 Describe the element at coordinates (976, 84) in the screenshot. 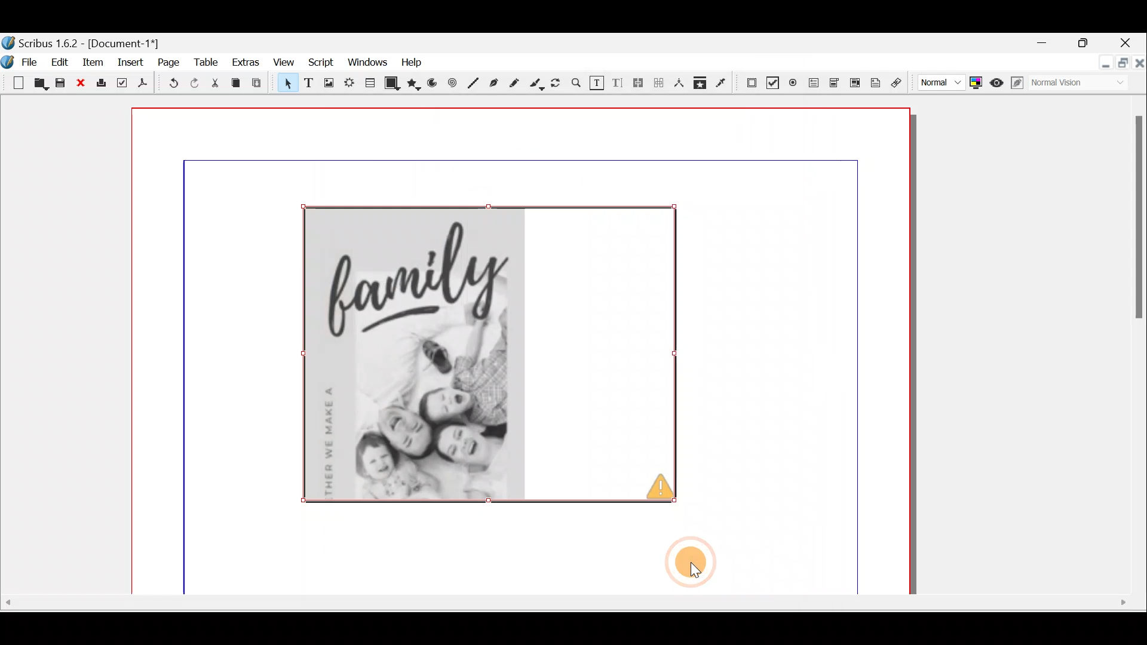

I see `Toggle colour management system` at that location.